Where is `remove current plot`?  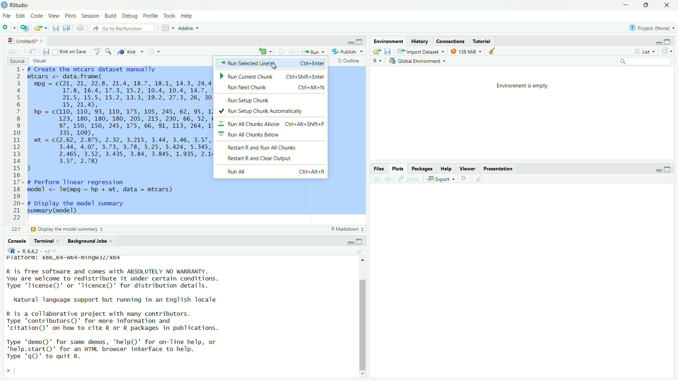
remove current plot is located at coordinates (465, 178).